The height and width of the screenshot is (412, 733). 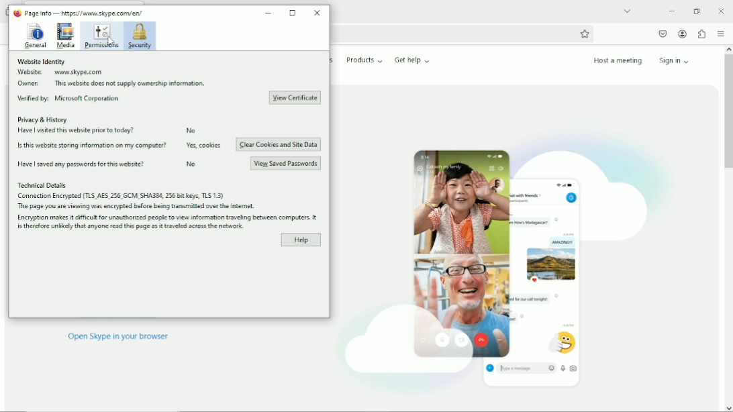 What do you see at coordinates (118, 339) in the screenshot?
I see `Open skype in your browser` at bounding box center [118, 339].